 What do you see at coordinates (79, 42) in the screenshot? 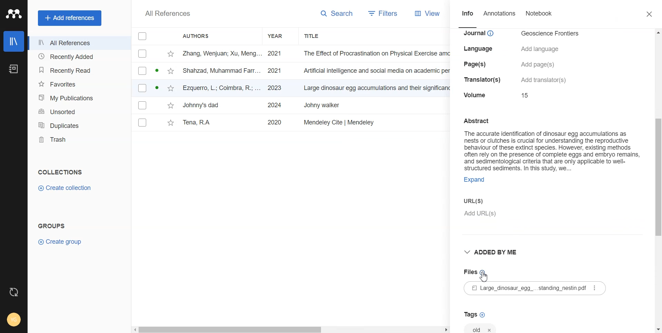
I see `All References` at bounding box center [79, 42].